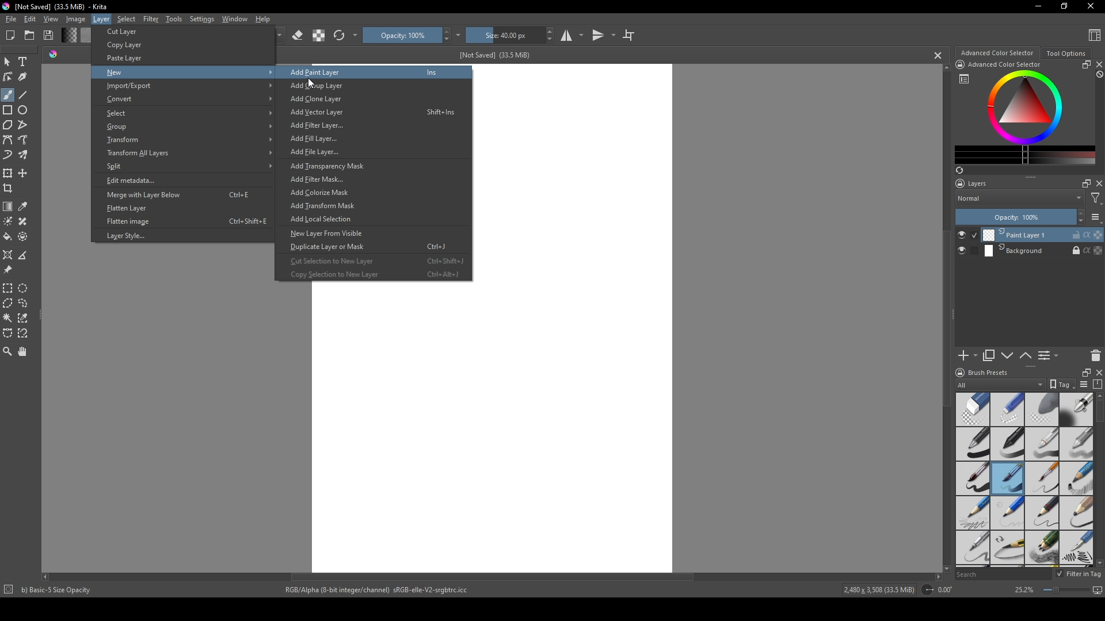 The width and height of the screenshot is (1105, 621). Describe the element at coordinates (7, 6) in the screenshot. I see `logo` at that location.